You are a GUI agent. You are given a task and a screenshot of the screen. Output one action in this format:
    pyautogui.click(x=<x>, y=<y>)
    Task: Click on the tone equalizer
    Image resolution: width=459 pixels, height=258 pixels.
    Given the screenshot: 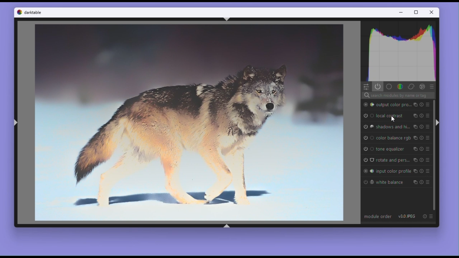 What is the action you would take?
    pyautogui.click(x=392, y=149)
    